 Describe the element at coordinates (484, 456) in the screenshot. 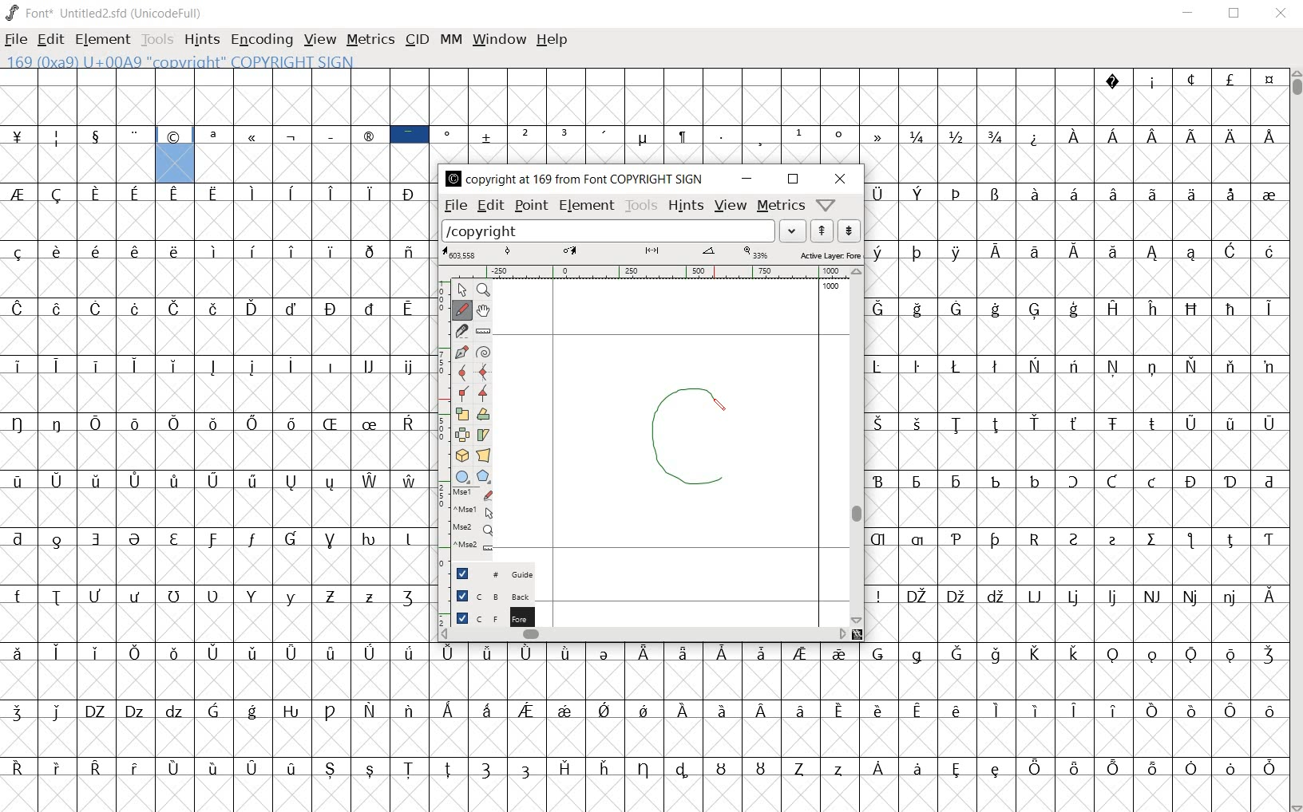

I see `perform a perspective transformation on the selection` at that location.